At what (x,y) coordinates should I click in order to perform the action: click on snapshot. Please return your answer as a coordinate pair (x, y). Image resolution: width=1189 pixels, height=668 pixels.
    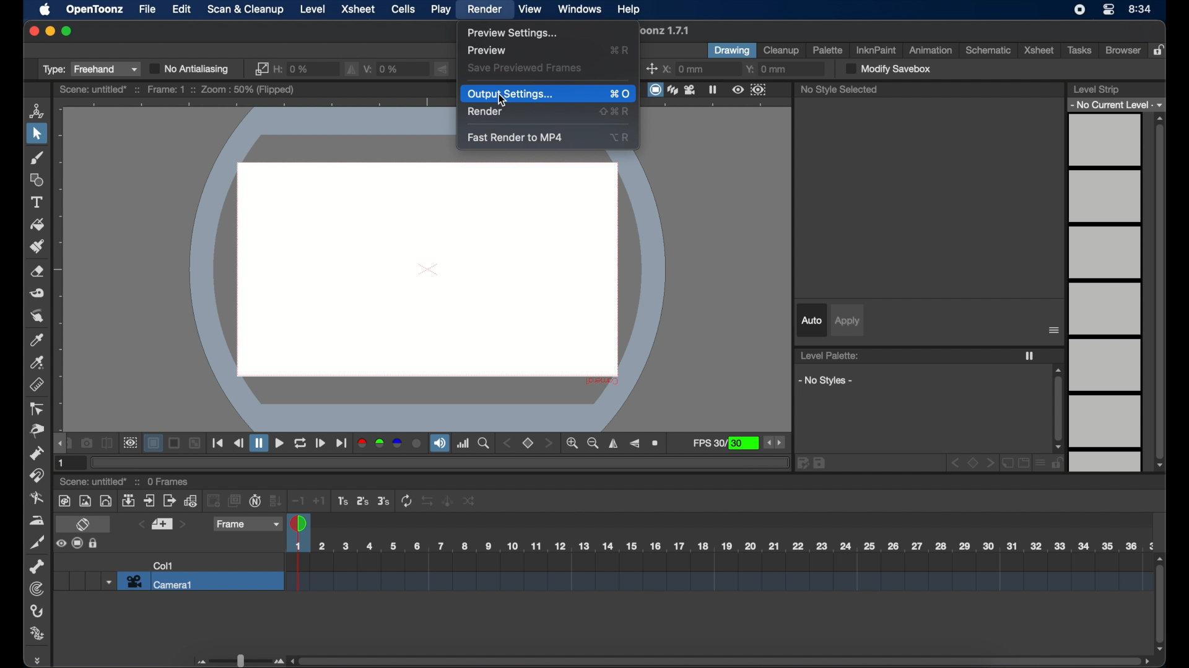
    Looking at the image, I should click on (87, 442).